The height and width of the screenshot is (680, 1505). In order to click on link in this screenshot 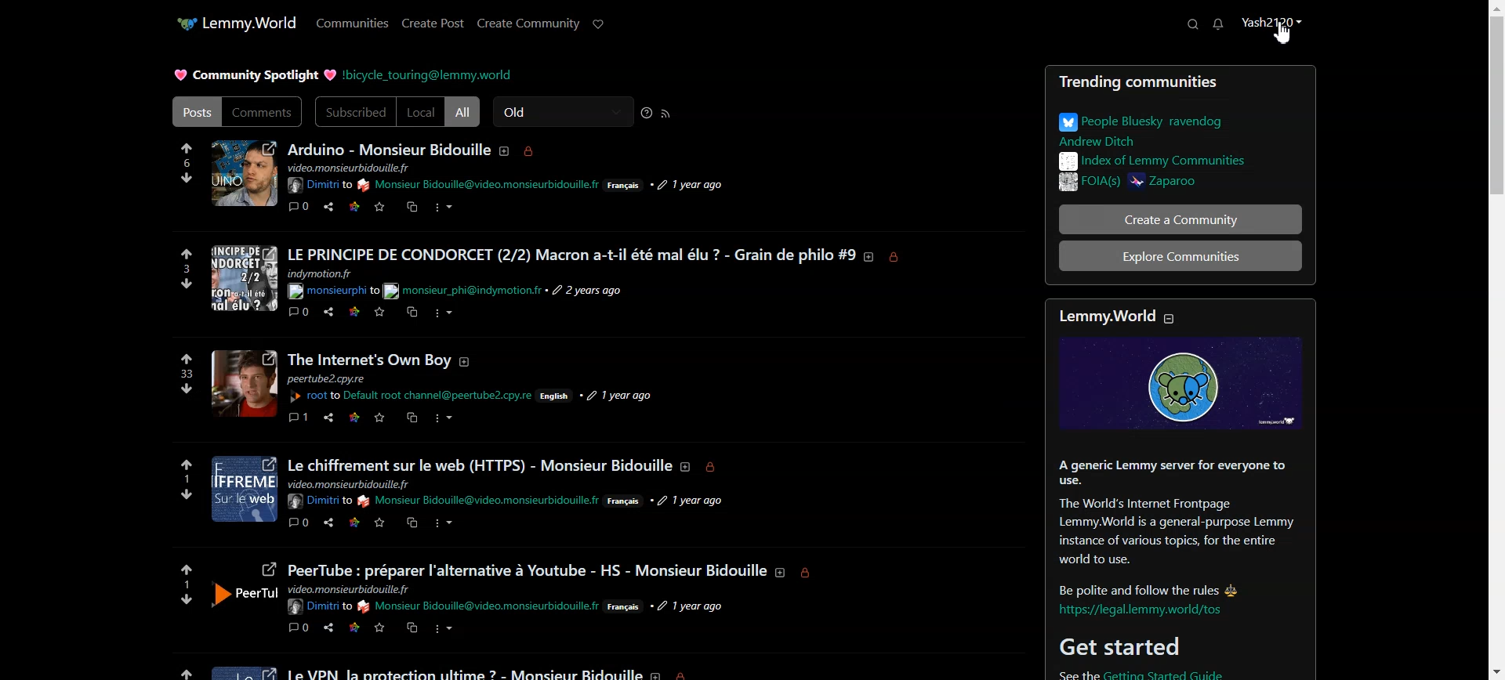, I will do `click(354, 314)`.